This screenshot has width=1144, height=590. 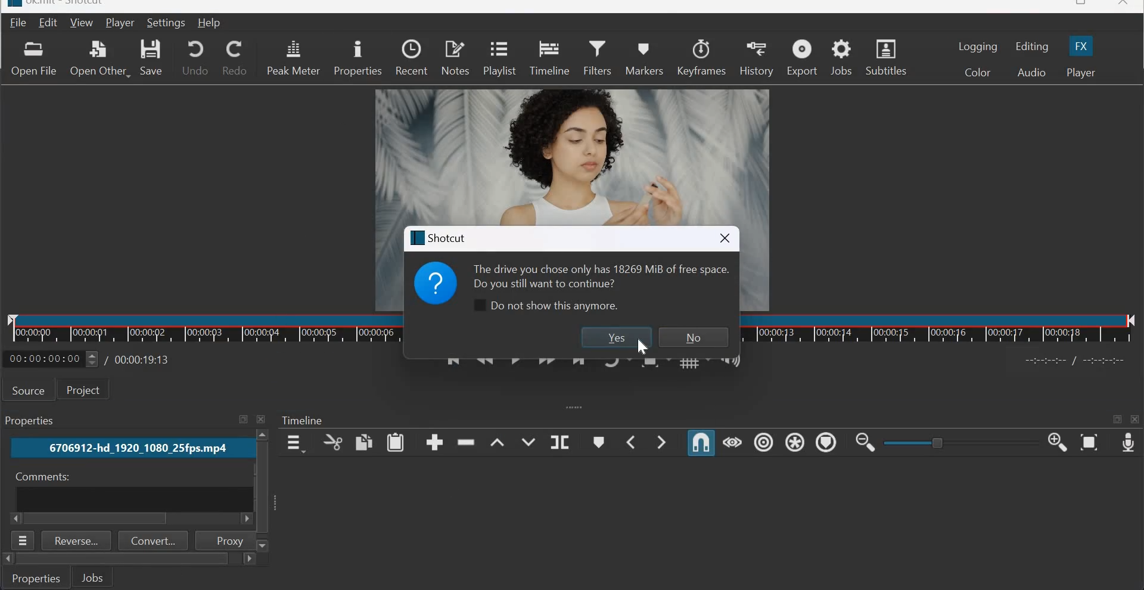 What do you see at coordinates (357, 58) in the screenshot?
I see `properties` at bounding box center [357, 58].